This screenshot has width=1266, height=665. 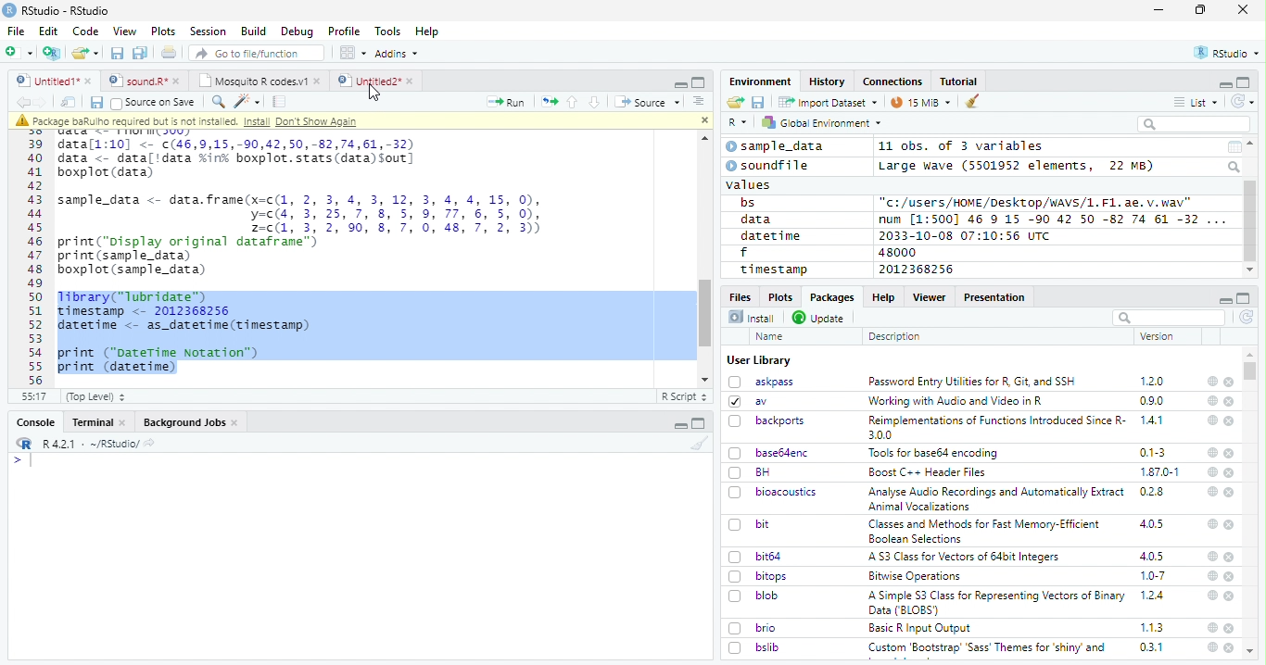 What do you see at coordinates (1224, 83) in the screenshot?
I see `minimize` at bounding box center [1224, 83].